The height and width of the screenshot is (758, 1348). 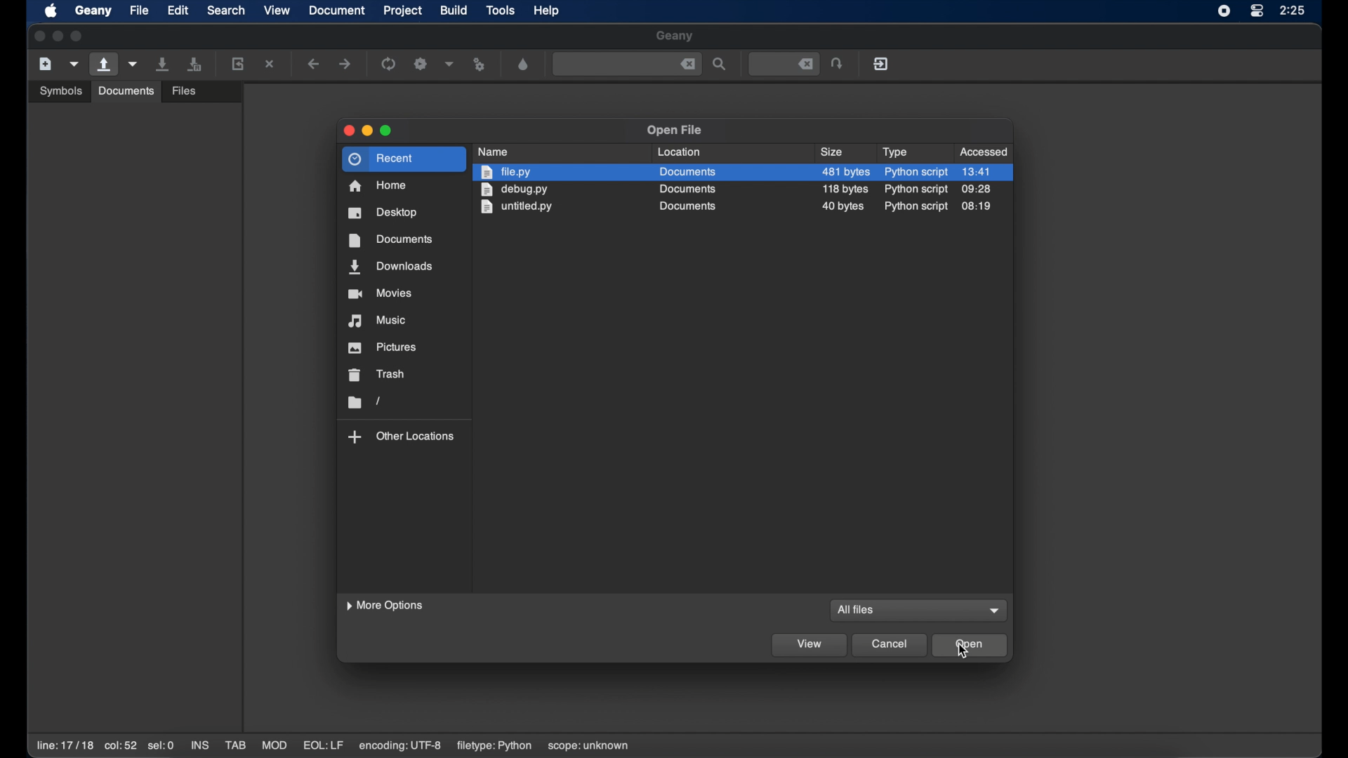 I want to click on edit, so click(x=178, y=10).